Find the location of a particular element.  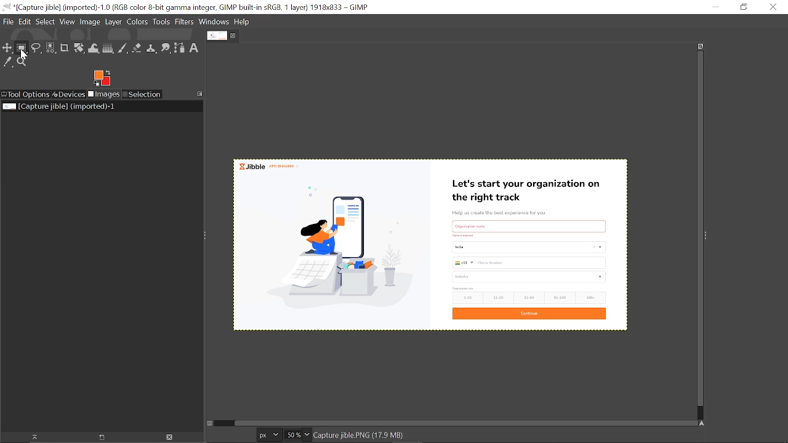

Sidebar menu is located at coordinates (709, 236).